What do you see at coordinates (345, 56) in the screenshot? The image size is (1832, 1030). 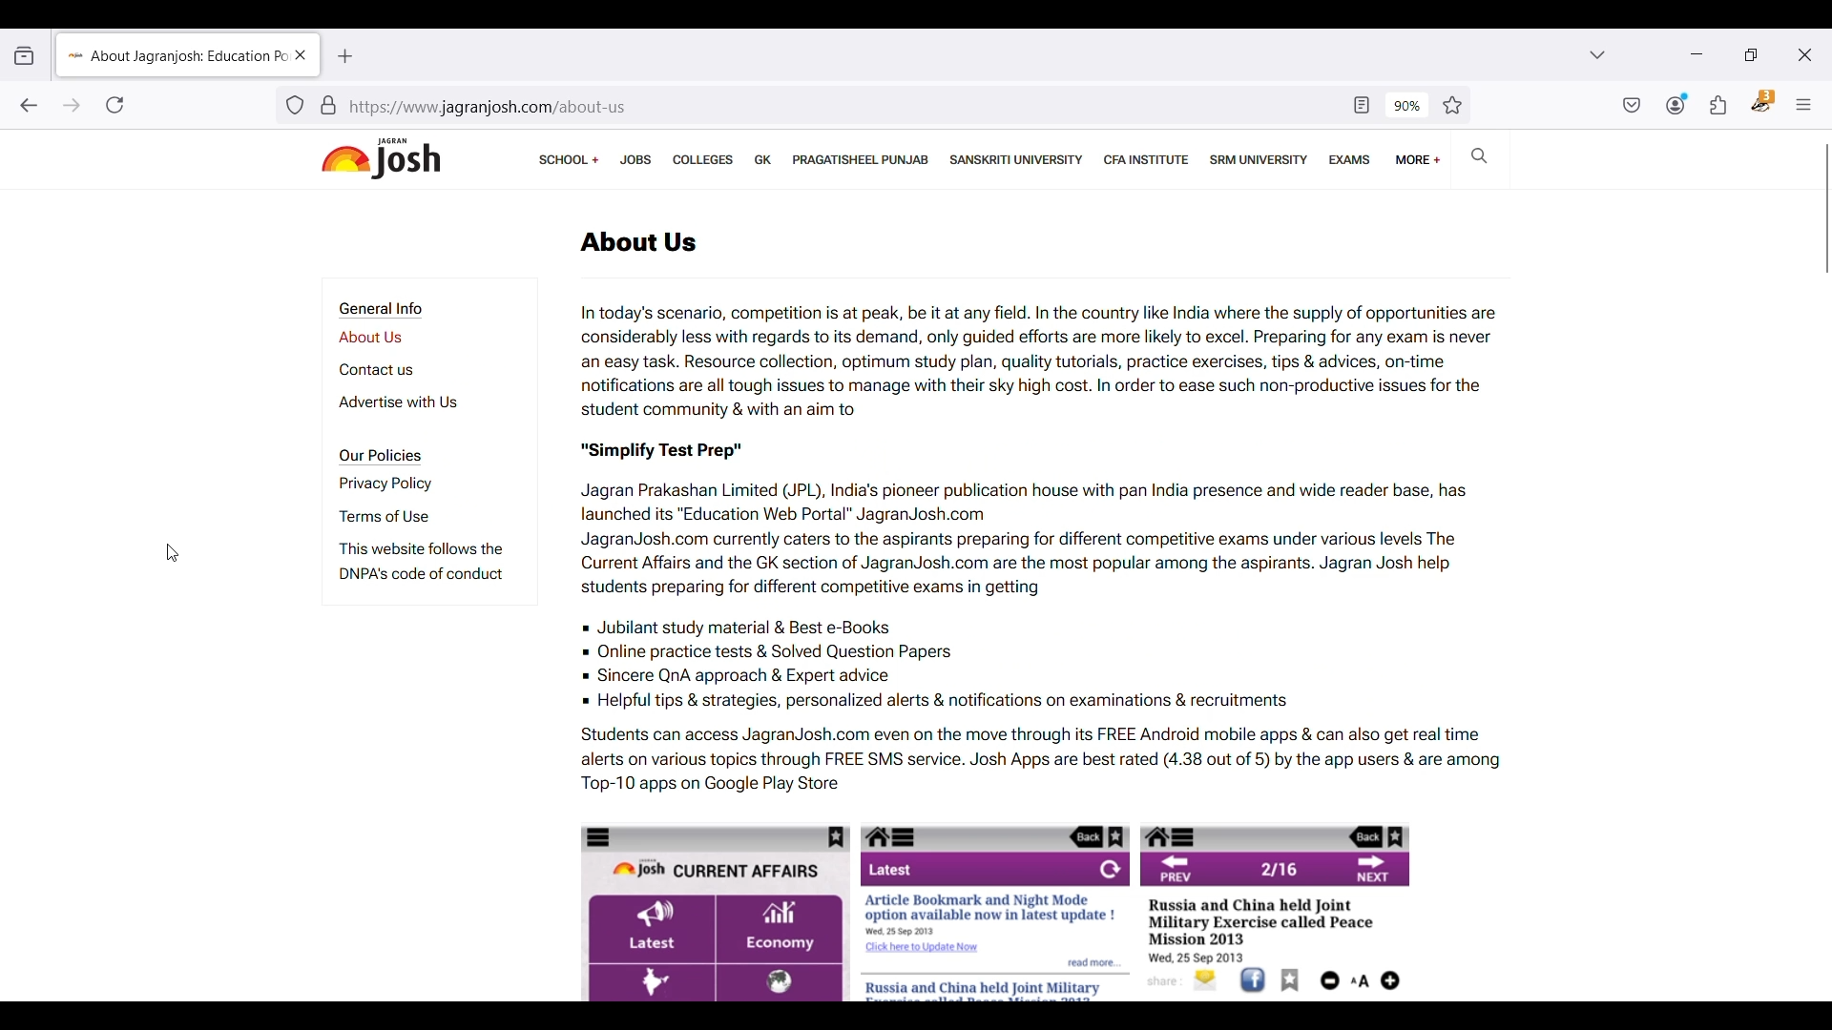 I see `Add new tab` at bounding box center [345, 56].